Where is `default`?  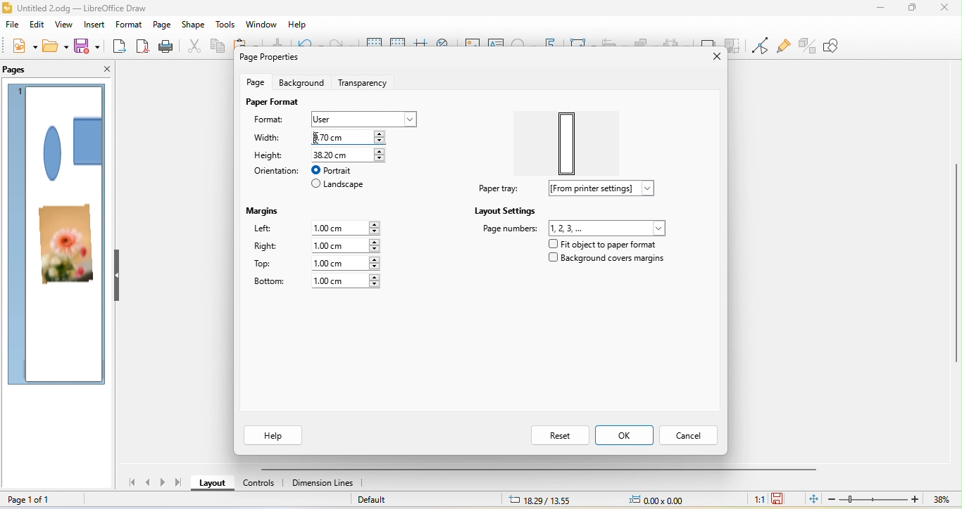 default is located at coordinates (410, 500).